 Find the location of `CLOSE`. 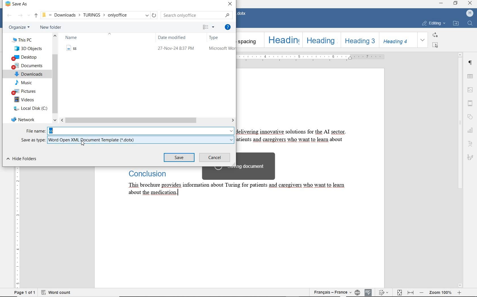

CLOSE is located at coordinates (231, 4).